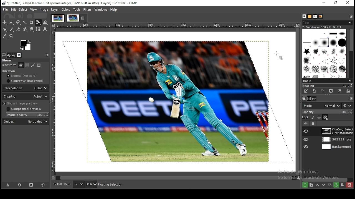 Image resolution: width=355 pixels, height=199 pixels. What do you see at coordinates (4, 55) in the screenshot?
I see `tool options` at bounding box center [4, 55].